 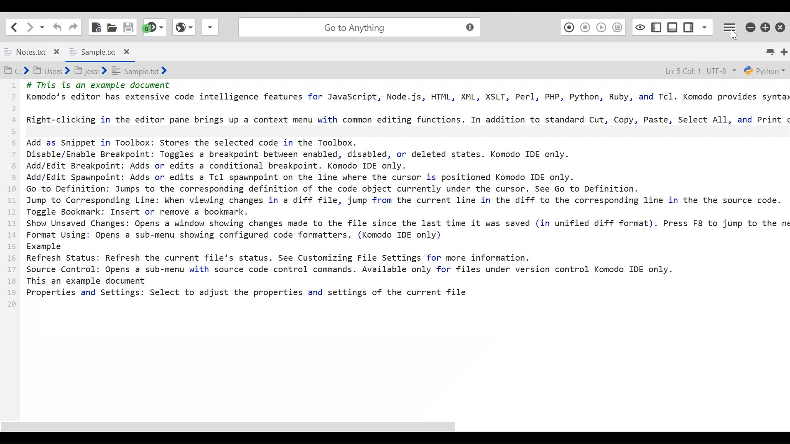 What do you see at coordinates (129, 27) in the screenshot?
I see `Save File` at bounding box center [129, 27].